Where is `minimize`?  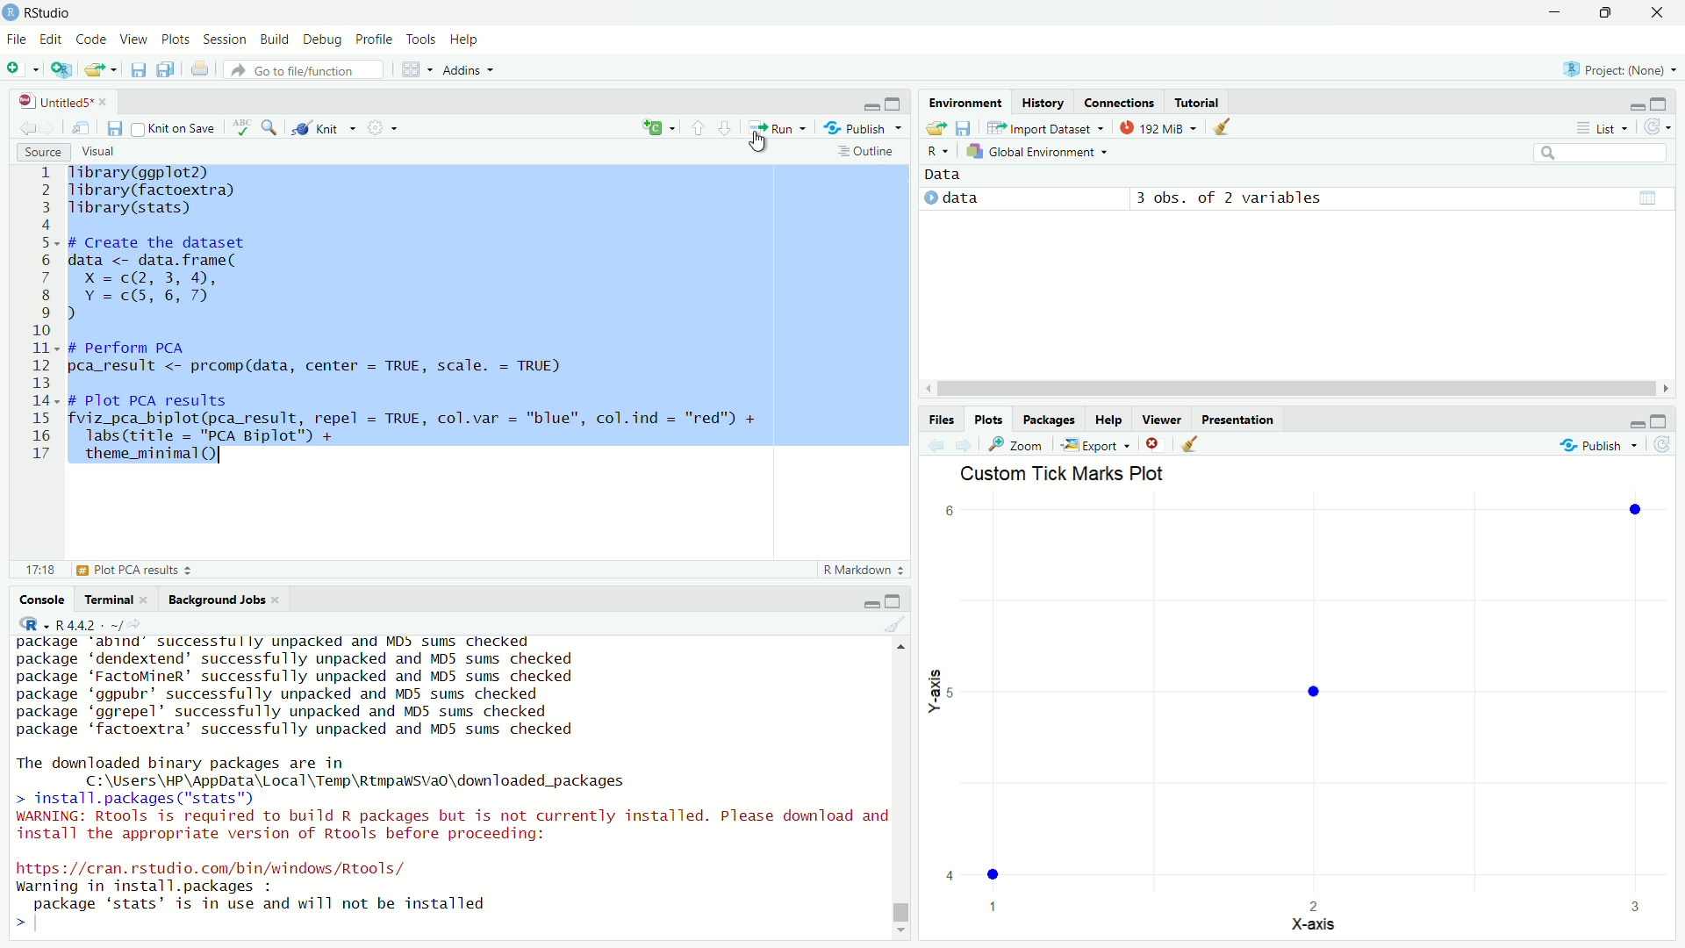 minimize is located at coordinates (1635, 420).